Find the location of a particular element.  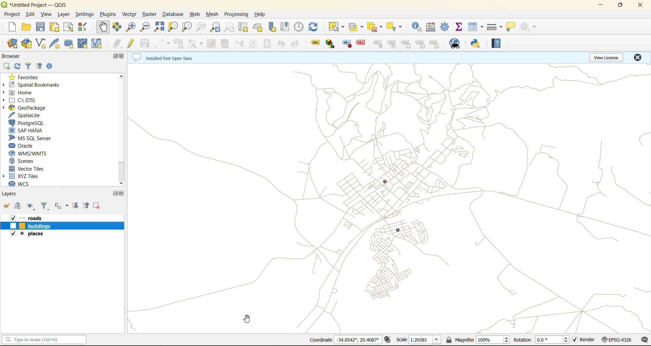

edits is located at coordinates (118, 44).